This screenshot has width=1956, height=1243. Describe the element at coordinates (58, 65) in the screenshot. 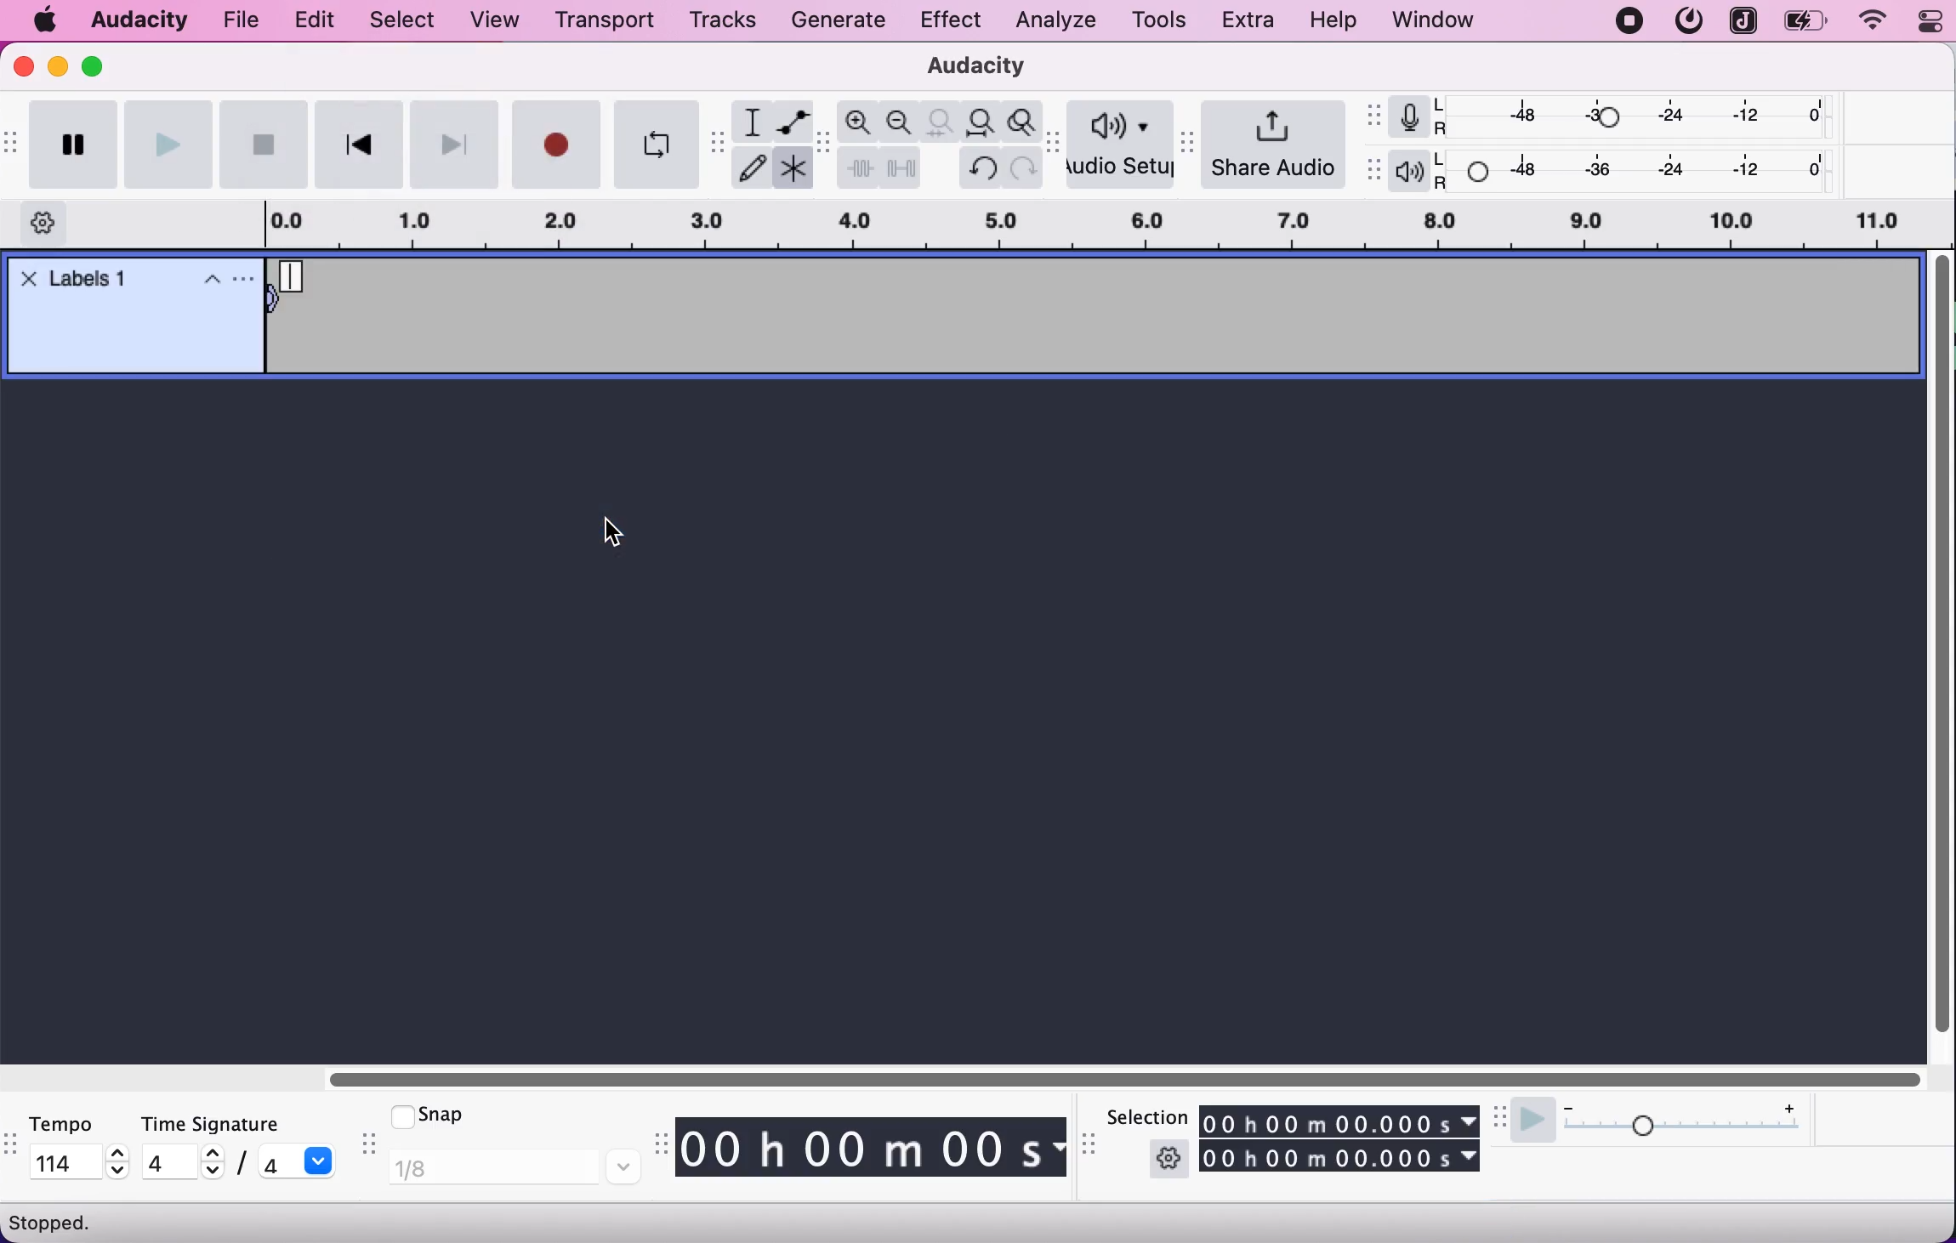

I see `minimize` at that location.